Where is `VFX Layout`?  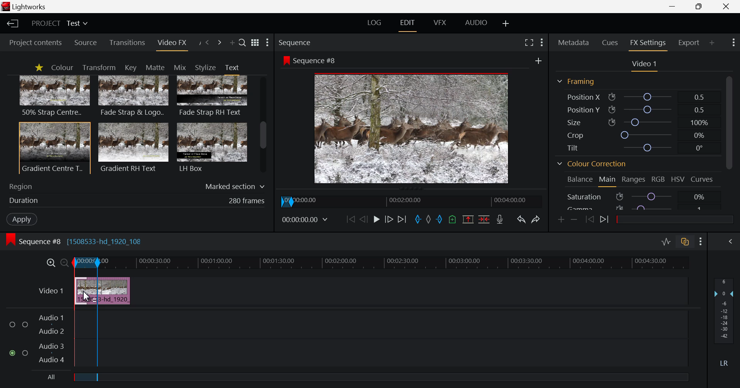
VFX Layout is located at coordinates (441, 23).